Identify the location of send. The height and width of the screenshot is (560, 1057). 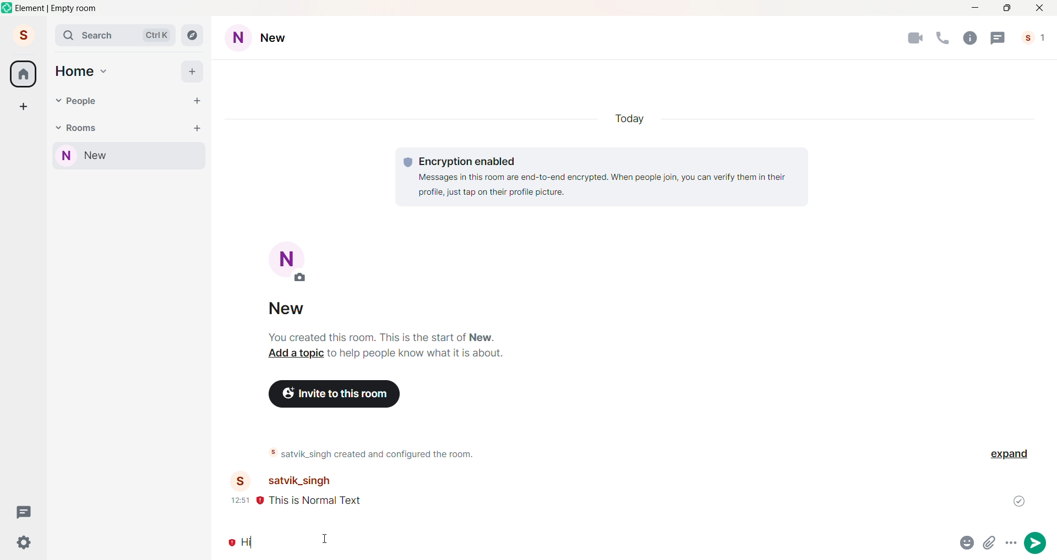
(1035, 543).